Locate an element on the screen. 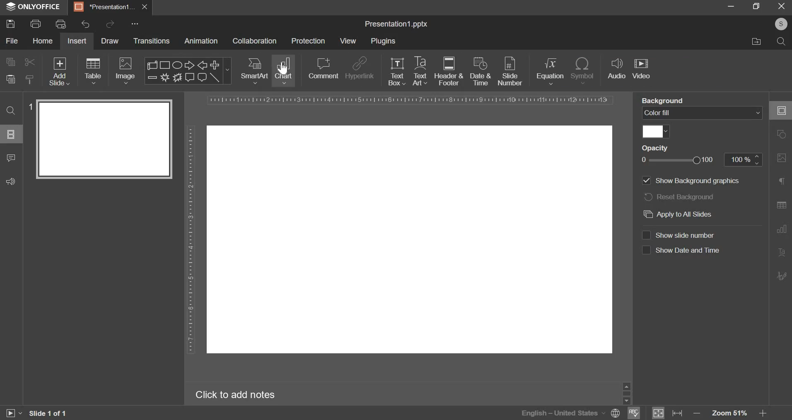 The image size is (792, 420). opacity is located at coordinates (657, 148).